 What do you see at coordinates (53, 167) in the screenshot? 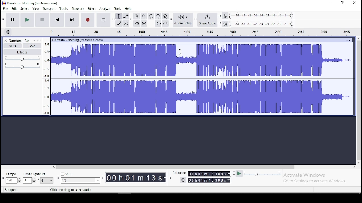
I see `scroll left` at bounding box center [53, 167].